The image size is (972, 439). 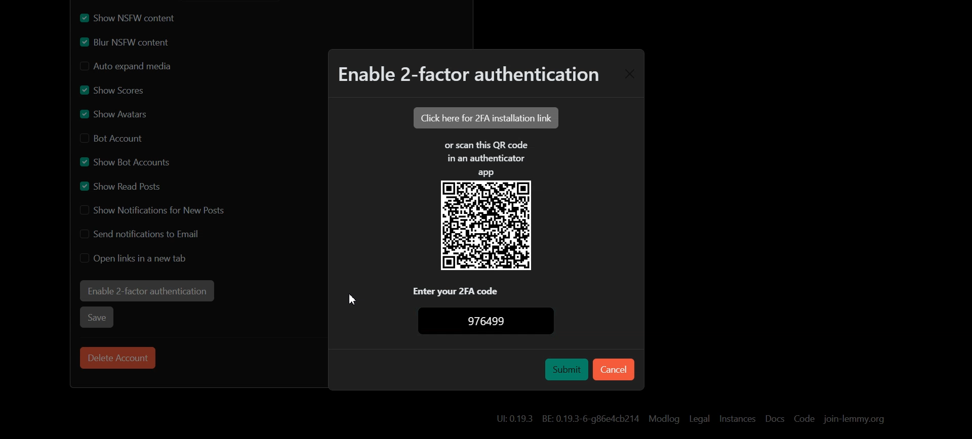 What do you see at coordinates (350, 300) in the screenshot?
I see `Cursor` at bounding box center [350, 300].